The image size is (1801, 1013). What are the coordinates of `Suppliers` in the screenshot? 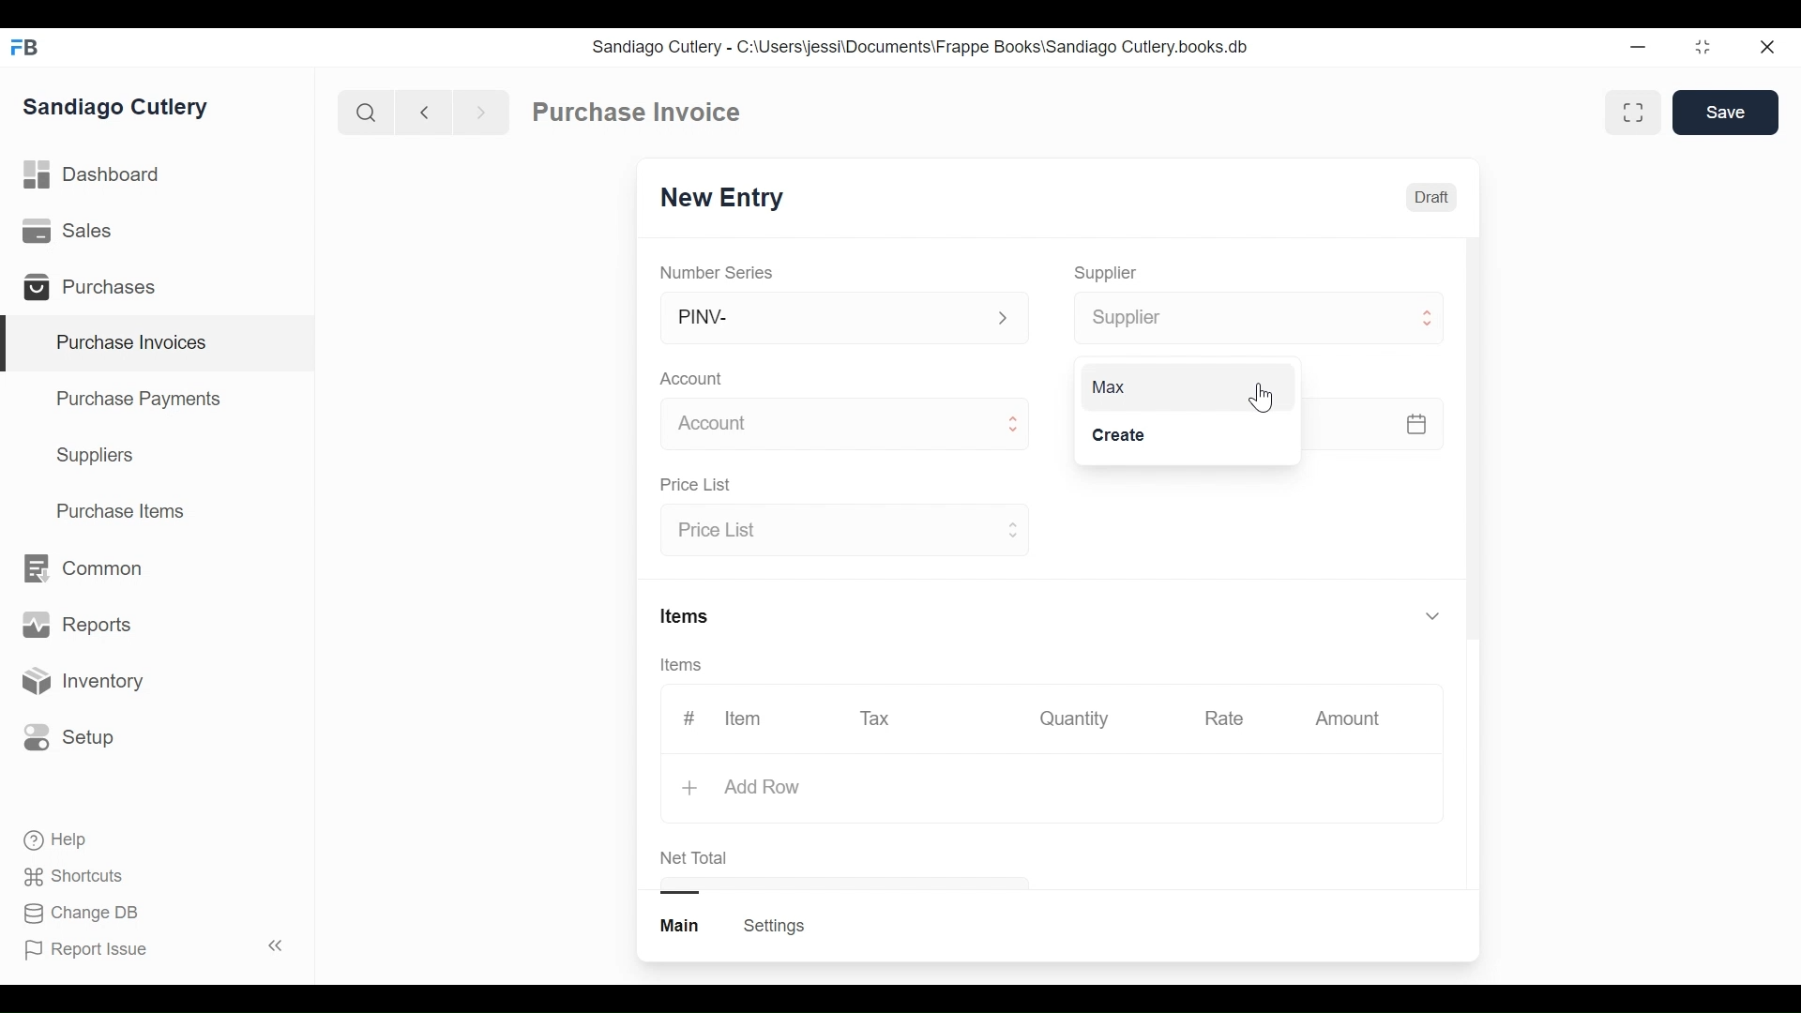 It's located at (96, 456).